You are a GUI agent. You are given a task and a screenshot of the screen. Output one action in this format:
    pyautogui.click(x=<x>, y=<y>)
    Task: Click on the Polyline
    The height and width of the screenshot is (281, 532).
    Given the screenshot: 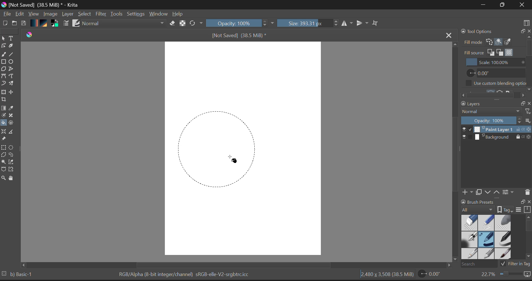 What is the action you would take?
    pyautogui.click(x=12, y=70)
    